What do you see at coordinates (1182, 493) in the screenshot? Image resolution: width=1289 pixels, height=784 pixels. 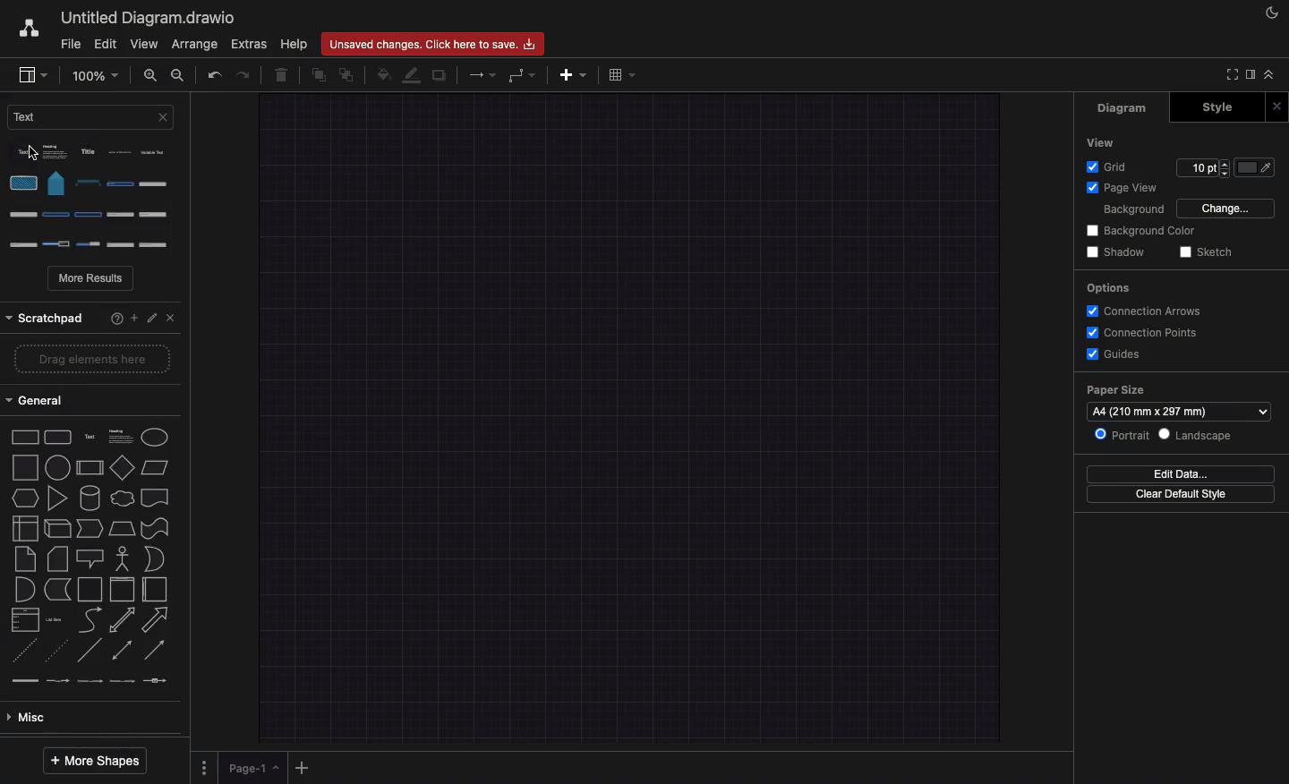 I see `Clear default style` at bounding box center [1182, 493].